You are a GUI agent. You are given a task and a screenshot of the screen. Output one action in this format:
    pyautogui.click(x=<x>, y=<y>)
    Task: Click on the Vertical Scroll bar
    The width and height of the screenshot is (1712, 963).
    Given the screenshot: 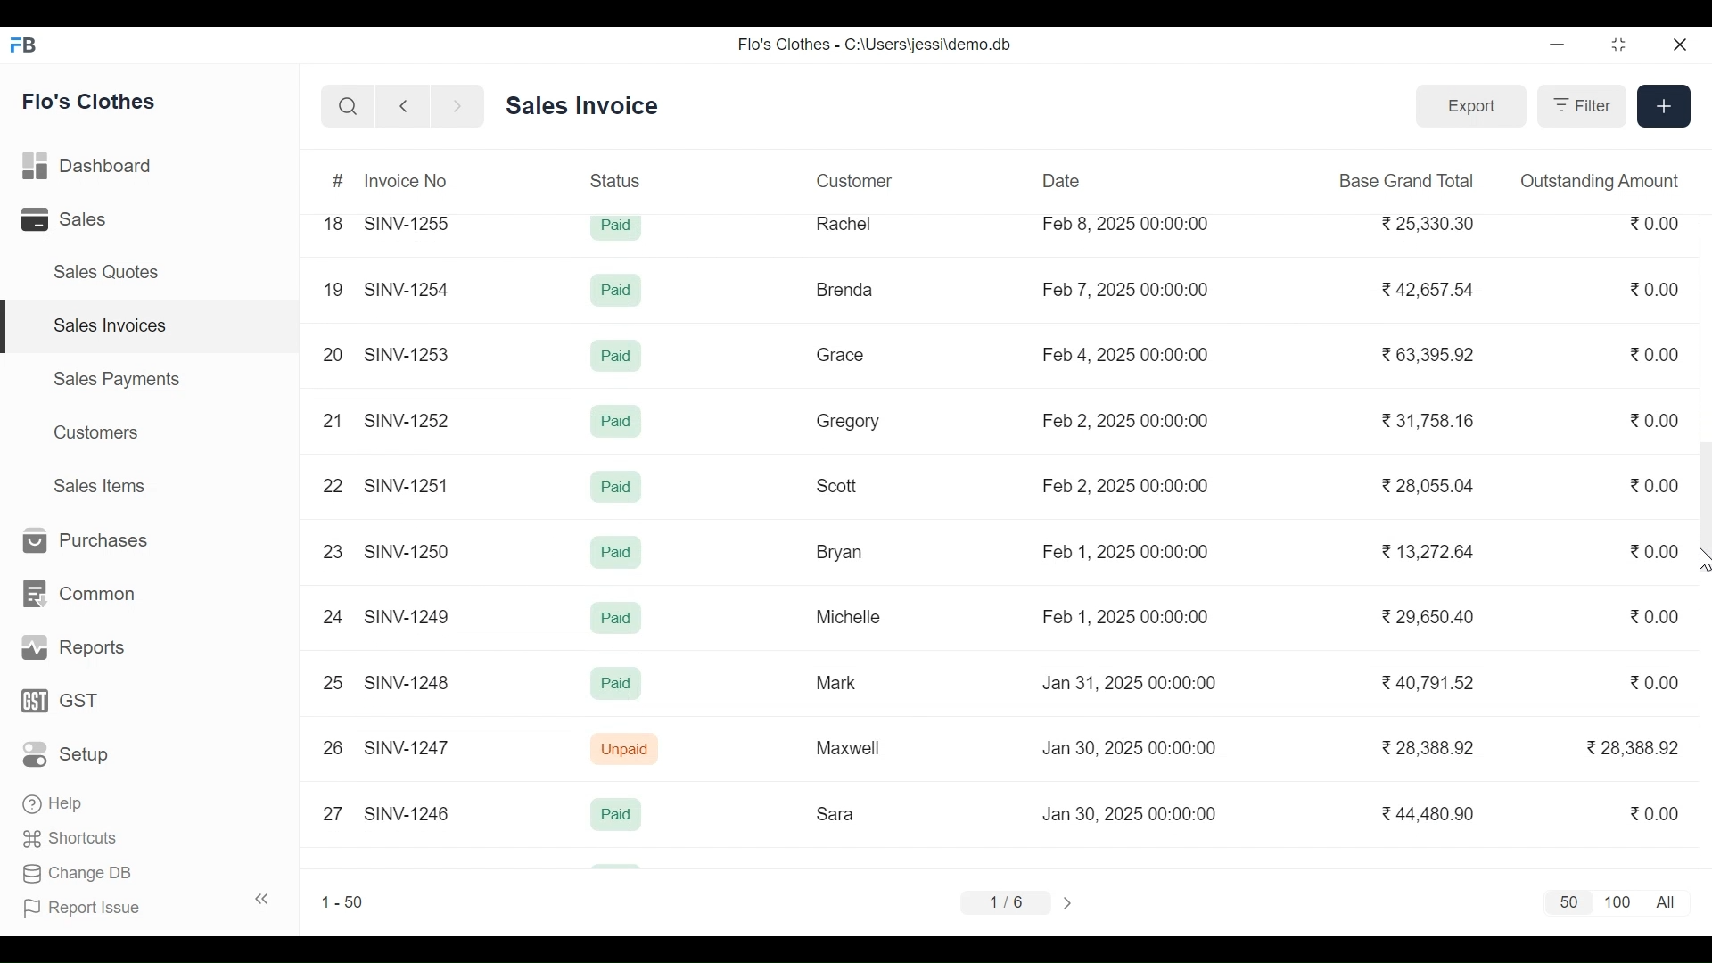 What is the action you would take?
    pyautogui.click(x=1701, y=504)
    